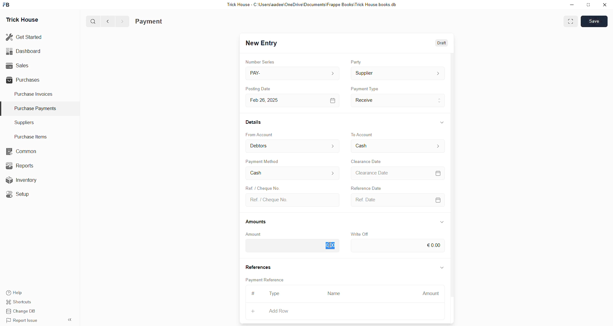 The height and width of the screenshot is (326, 613). I want to click on €0.00, so click(292, 246).